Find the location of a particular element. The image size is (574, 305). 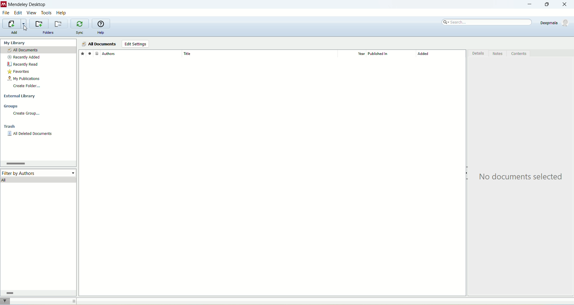

minimize is located at coordinates (528, 4).